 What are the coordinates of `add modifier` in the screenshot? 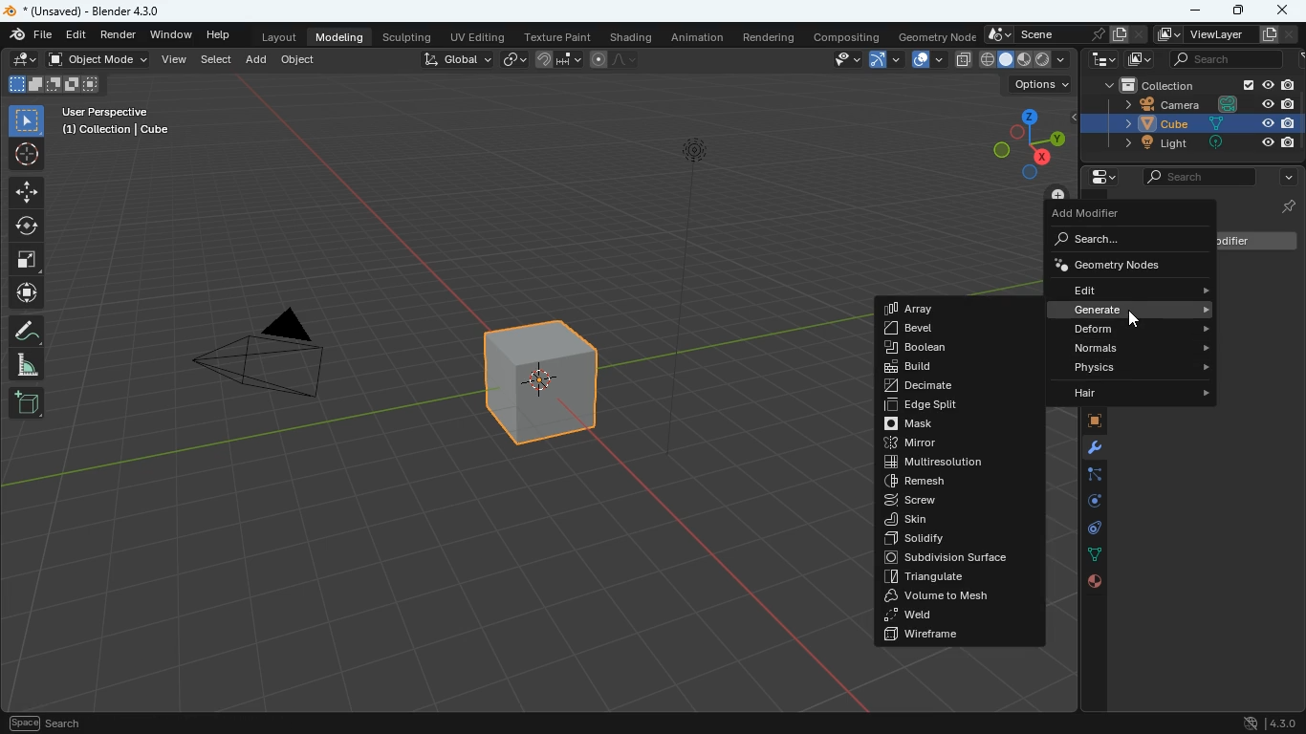 It's located at (1097, 215).